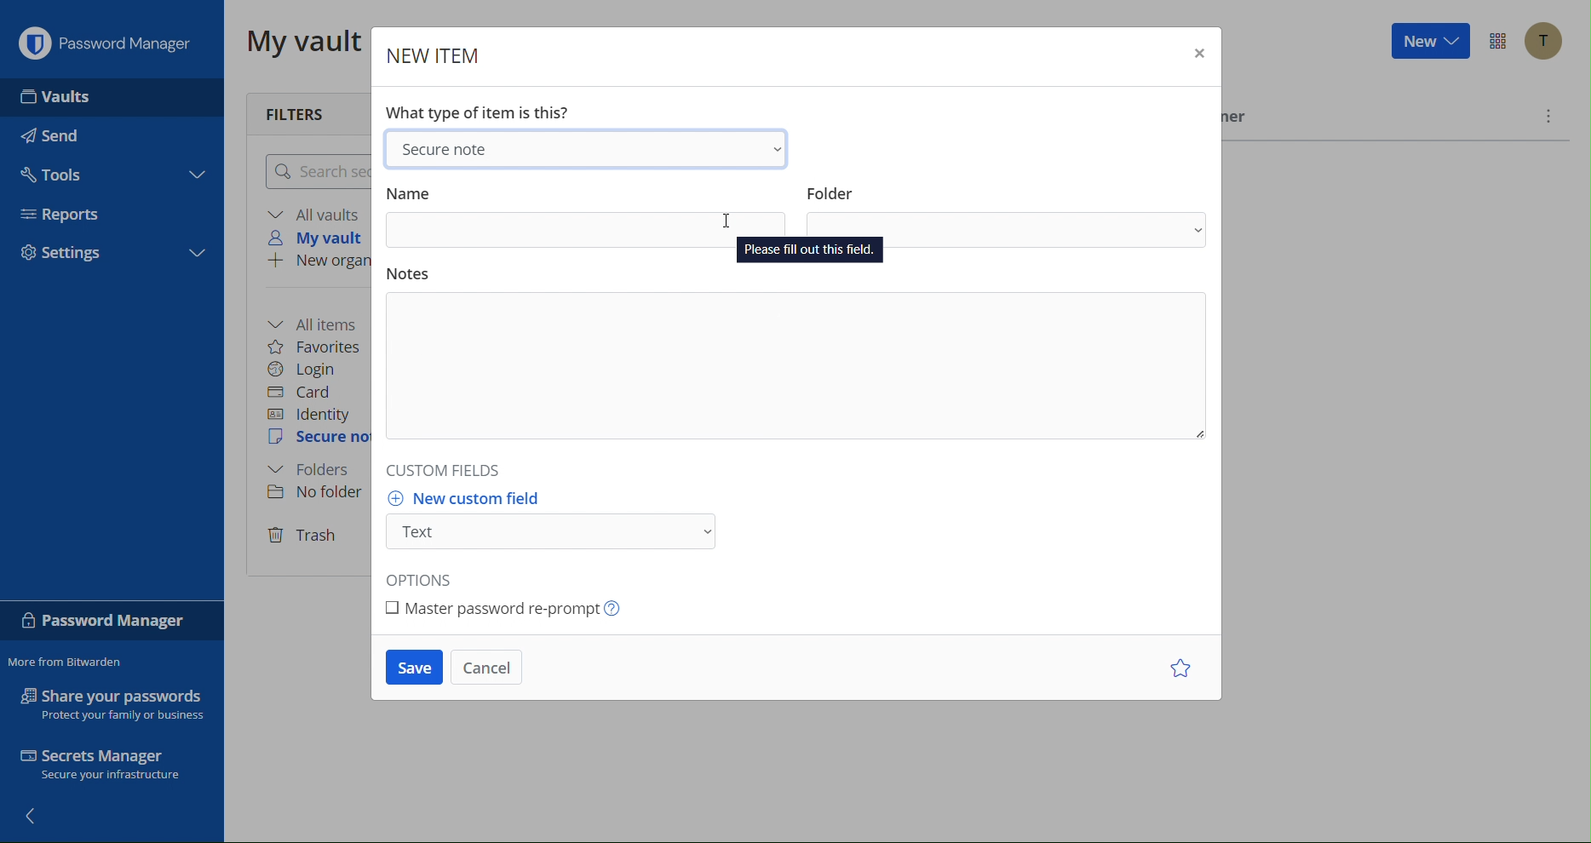 The image size is (1591, 843). What do you see at coordinates (308, 392) in the screenshot?
I see `Card` at bounding box center [308, 392].